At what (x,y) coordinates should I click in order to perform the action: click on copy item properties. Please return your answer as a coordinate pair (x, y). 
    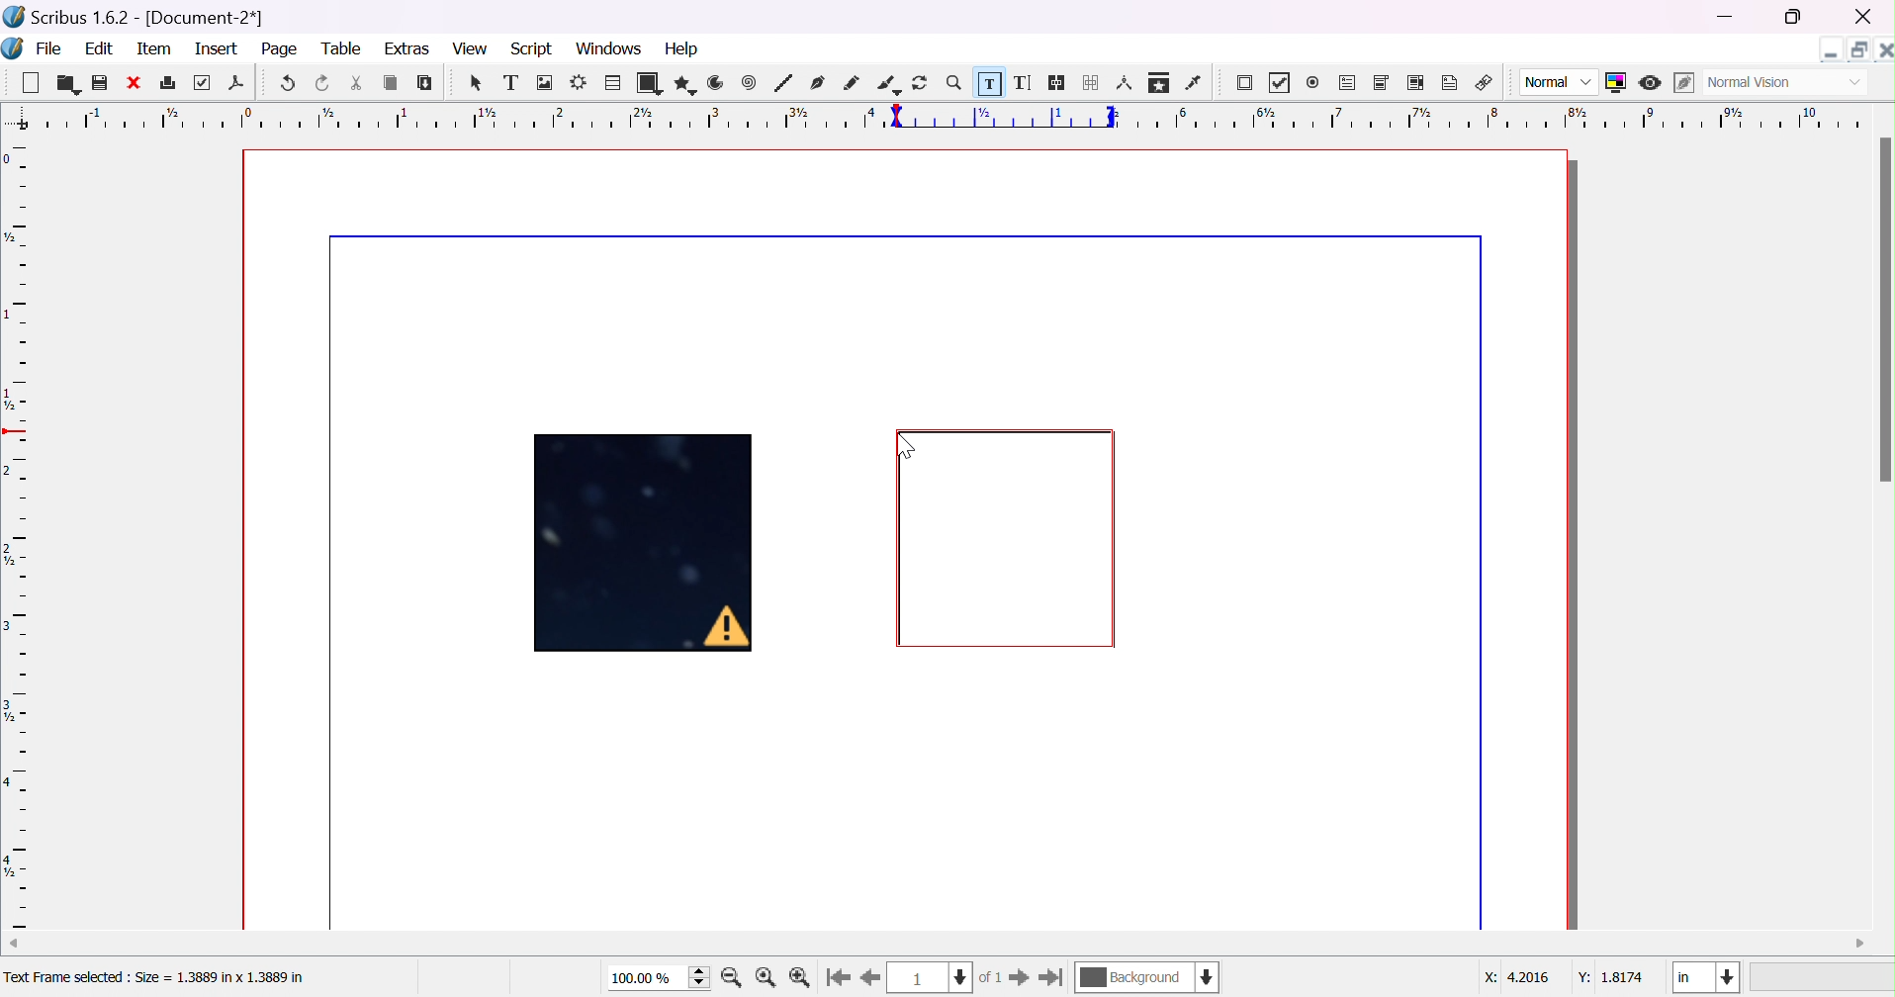
    Looking at the image, I should click on (1158, 82).